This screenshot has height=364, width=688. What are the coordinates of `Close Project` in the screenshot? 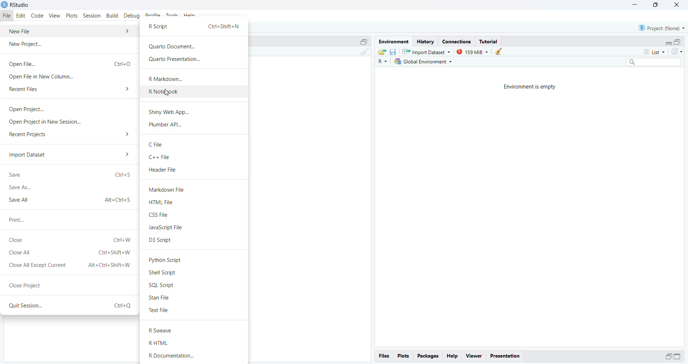 It's located at (25, 284).